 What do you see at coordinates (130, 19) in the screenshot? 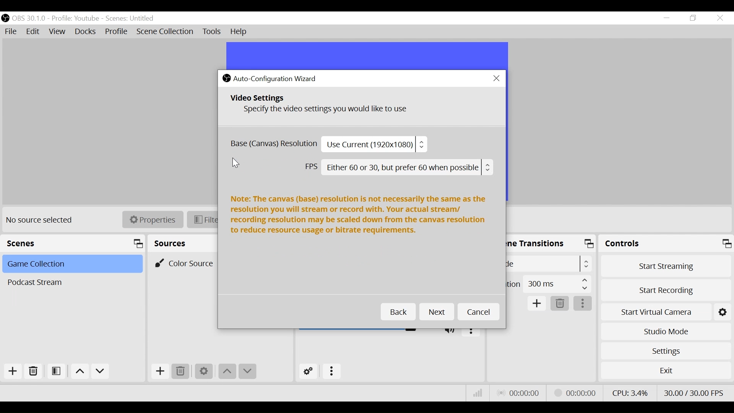
I see `scene` at bounding box center [130, 19].